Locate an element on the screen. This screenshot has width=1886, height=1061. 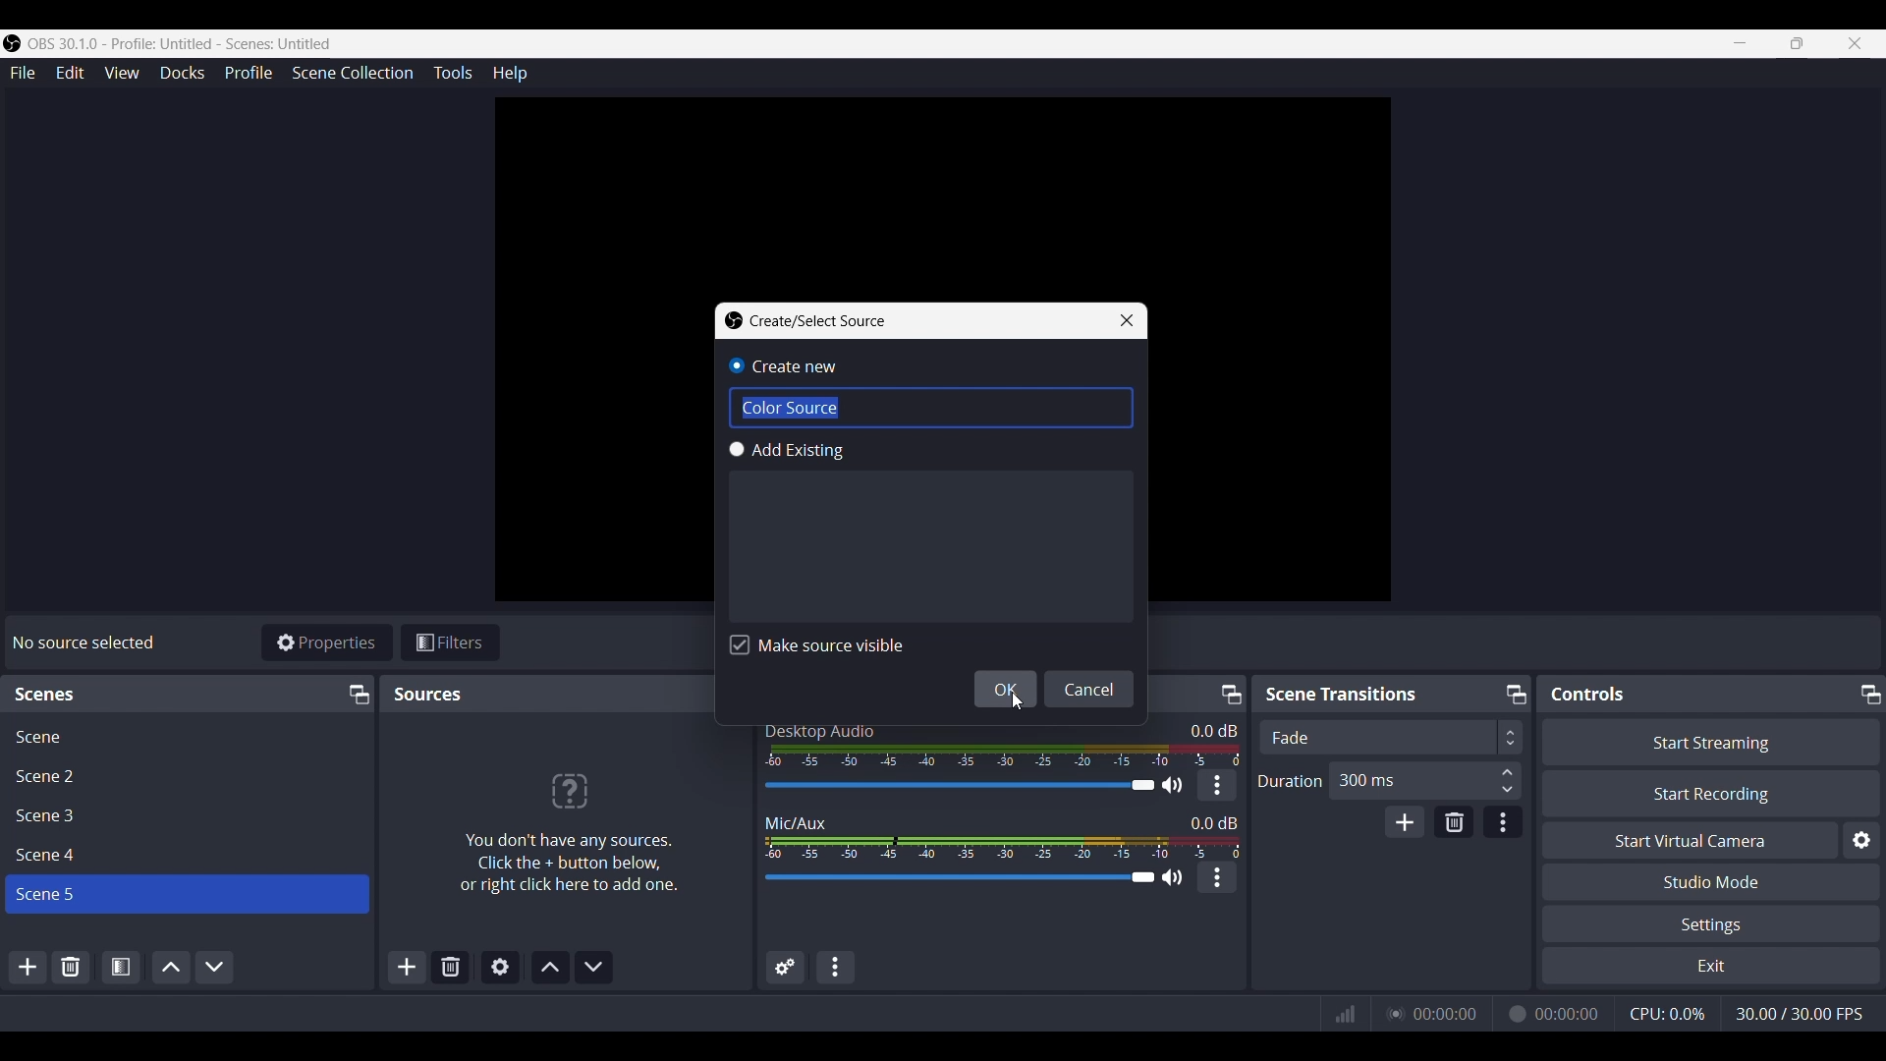
Text is located at coordinates (791, 408).